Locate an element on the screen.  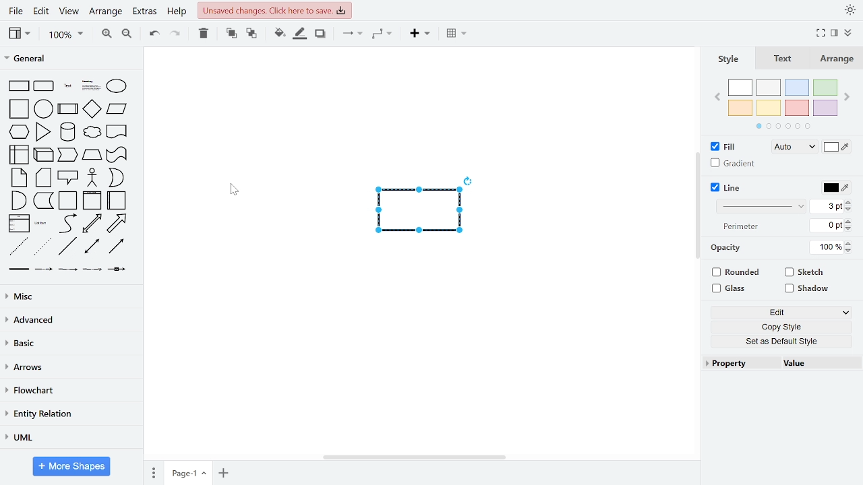
general shapes is located at coordinates (67, 246).